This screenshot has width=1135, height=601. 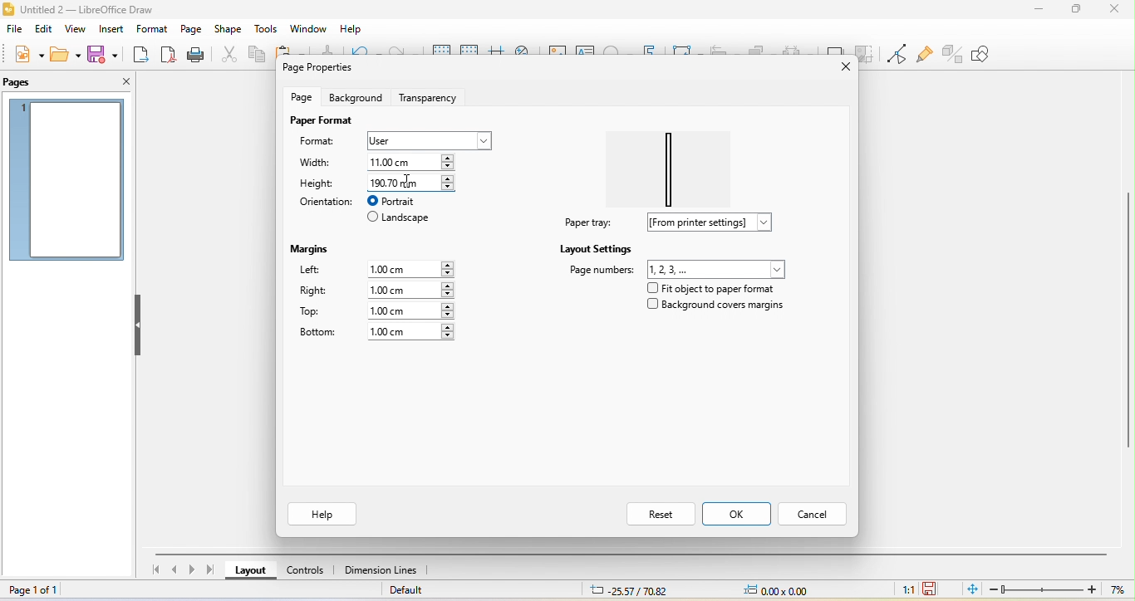 I want to click on page, so click(x=190, y=29).